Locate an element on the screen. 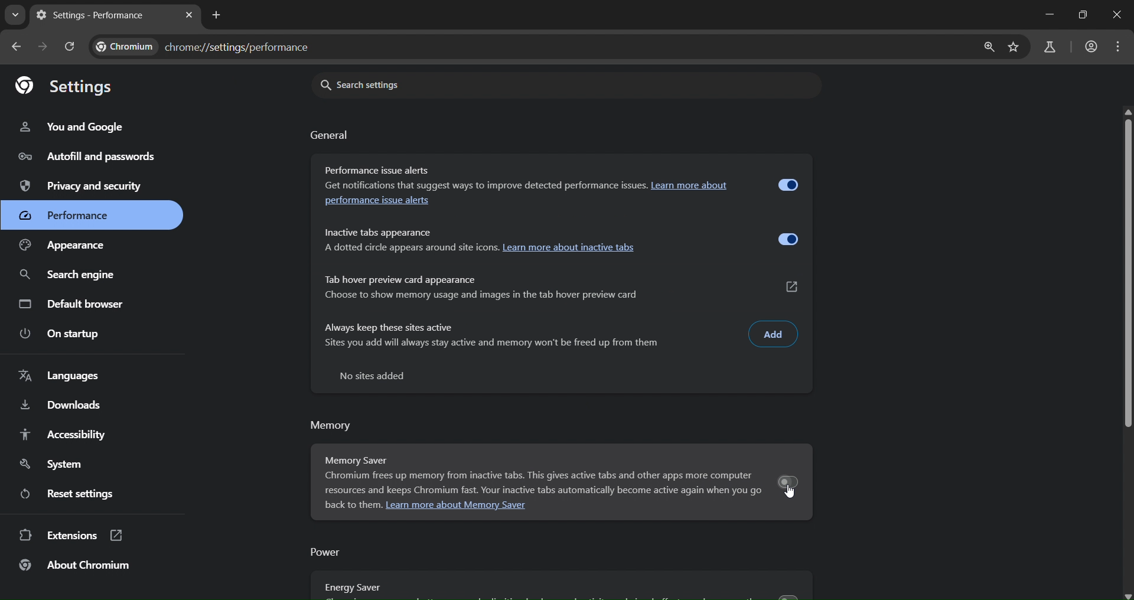  toggle button is located at coordinates (788, 241).